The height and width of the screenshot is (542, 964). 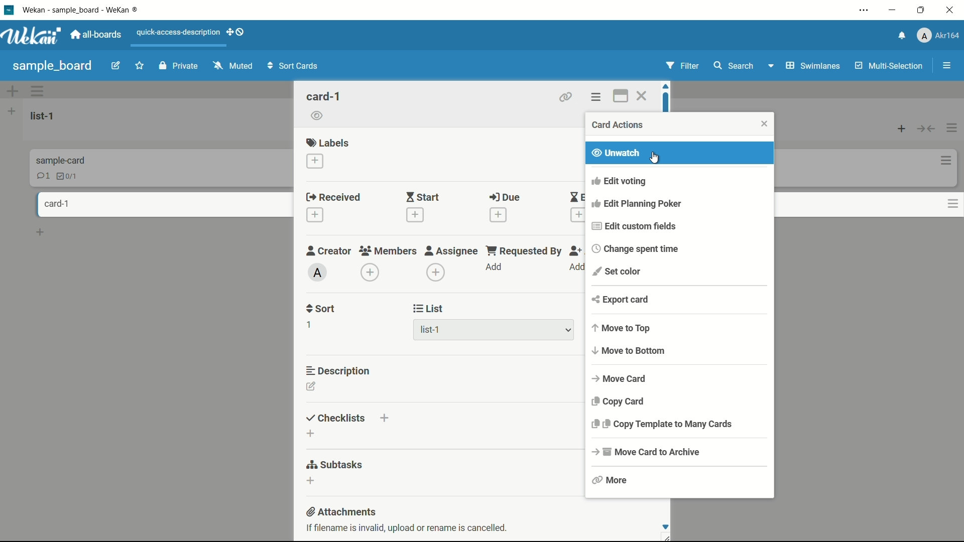 I want to click on add date, so click(x=415, y=215).